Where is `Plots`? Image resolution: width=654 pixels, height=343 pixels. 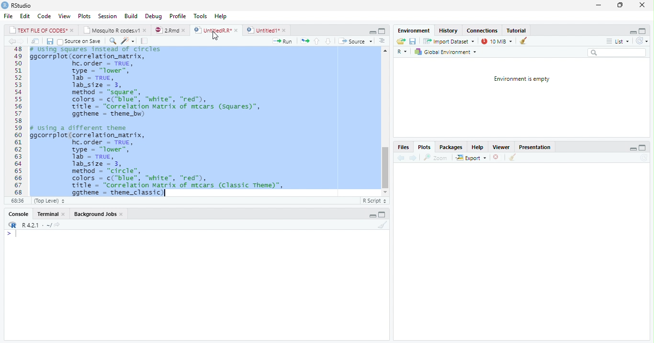 Plots is located at coordinates (84, 16).